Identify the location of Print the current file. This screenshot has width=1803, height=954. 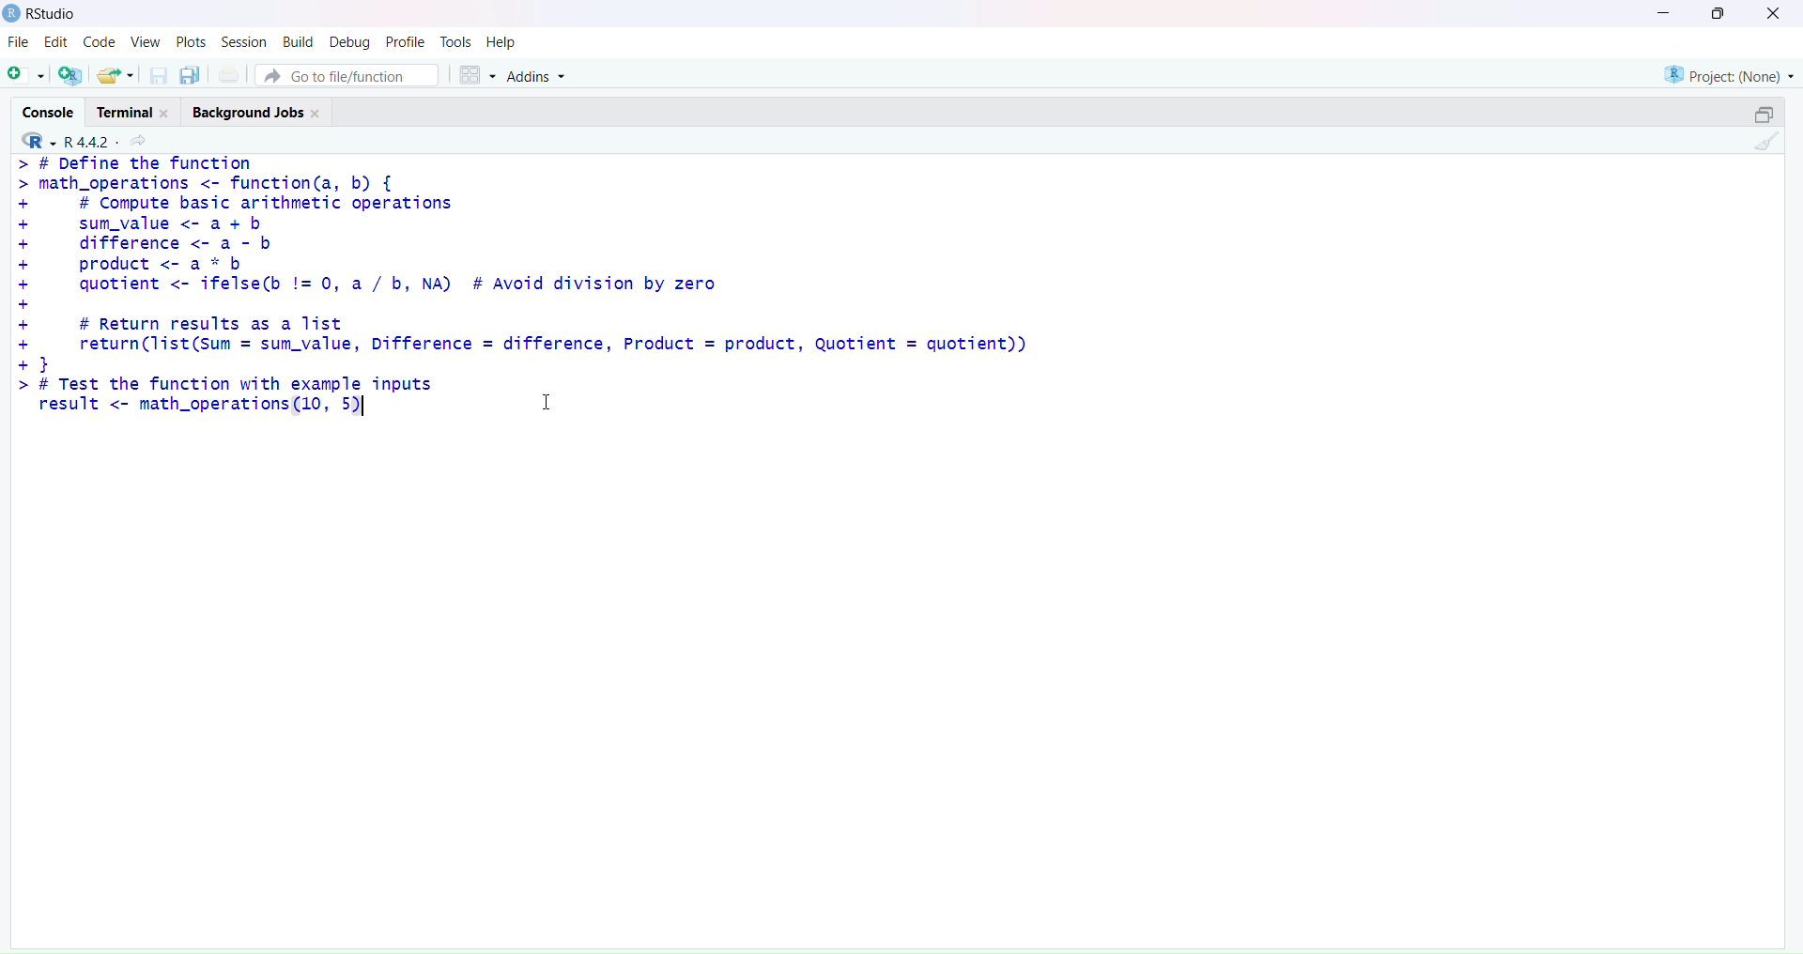
(228, 73).